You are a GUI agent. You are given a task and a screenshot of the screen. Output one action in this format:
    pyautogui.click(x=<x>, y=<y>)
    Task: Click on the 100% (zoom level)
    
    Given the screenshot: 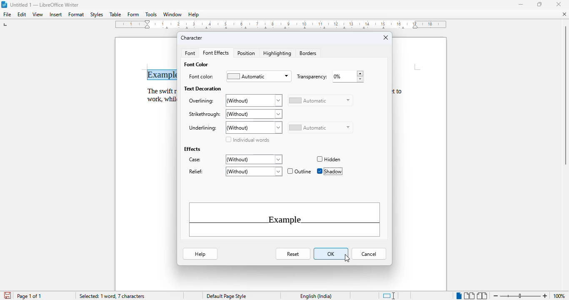 What is the action you would take?
    pyautogui.click(x=560, y=296)
    